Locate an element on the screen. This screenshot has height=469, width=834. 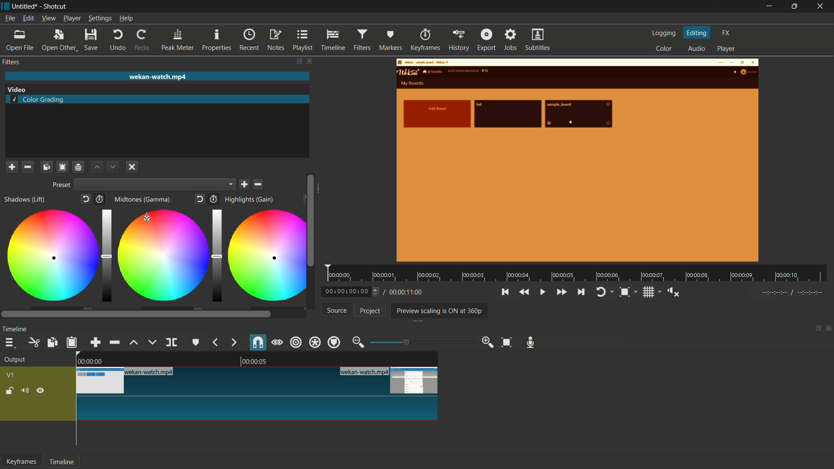
properties is located at coordinates (217, 40).